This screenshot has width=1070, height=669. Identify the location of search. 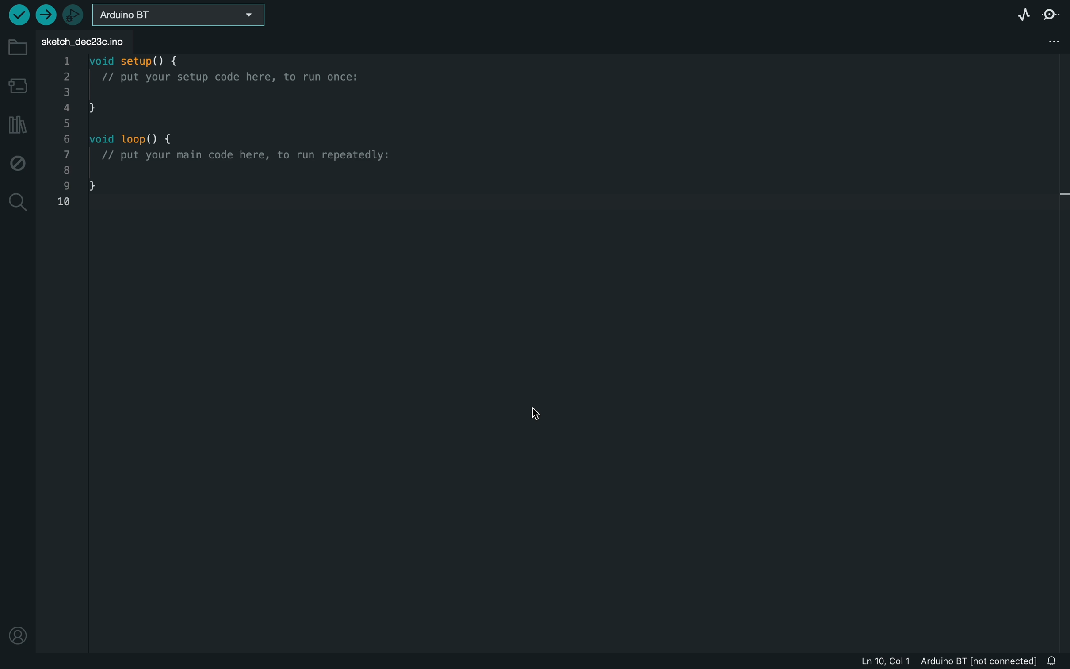
(19, 201).